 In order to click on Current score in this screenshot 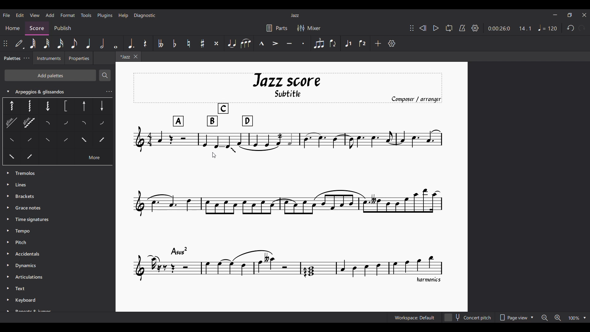, I will do `click(289, 178)`.